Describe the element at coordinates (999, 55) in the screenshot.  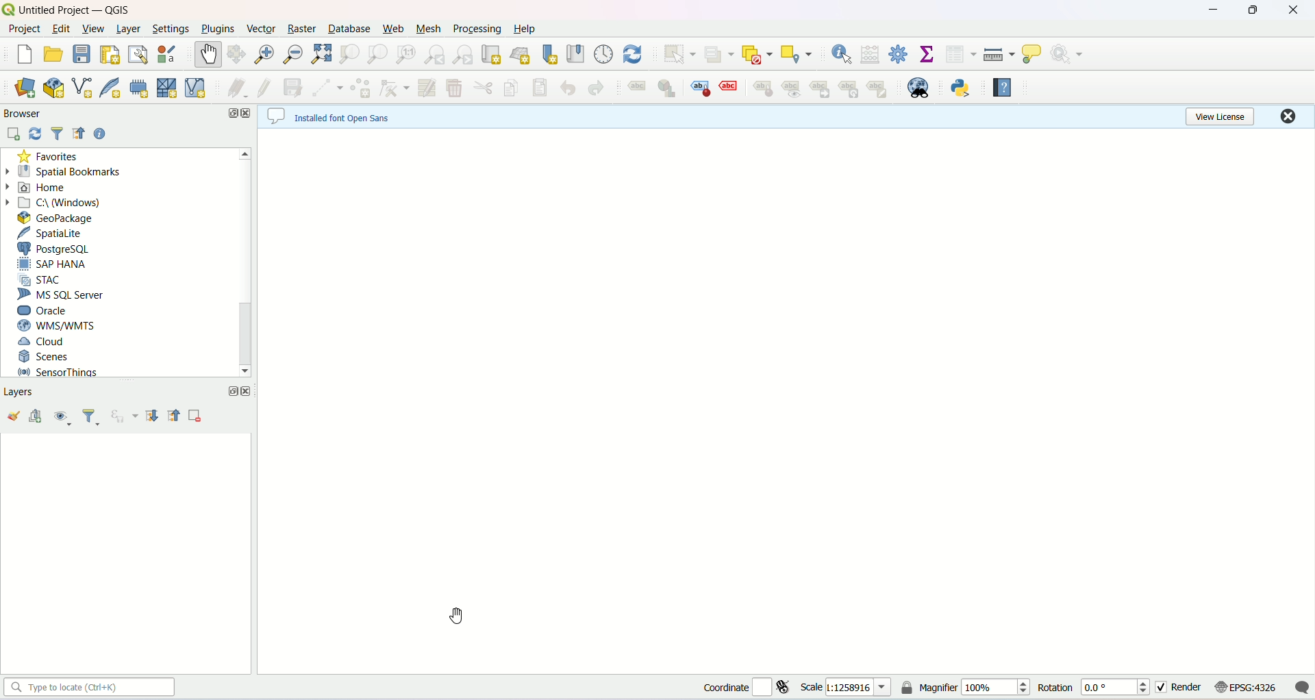
I see `measure line` at that location.